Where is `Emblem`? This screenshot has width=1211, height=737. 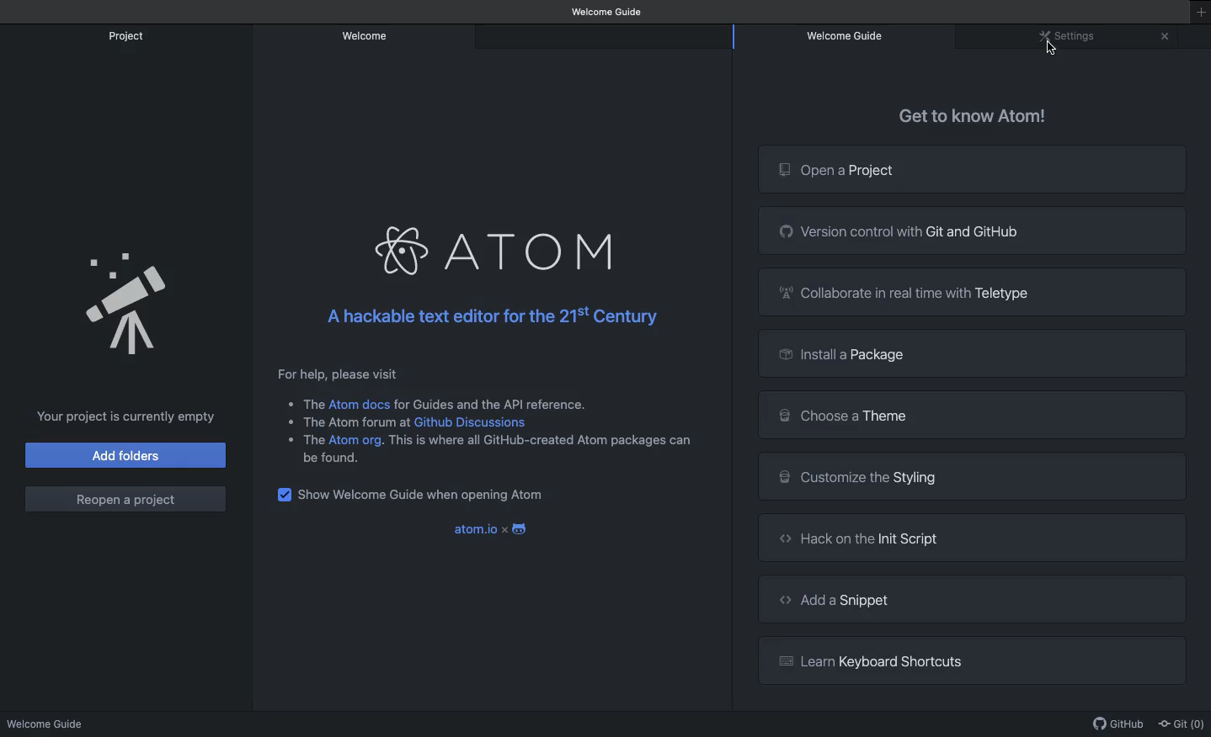
Emblem is located at coordinates (131, 305).